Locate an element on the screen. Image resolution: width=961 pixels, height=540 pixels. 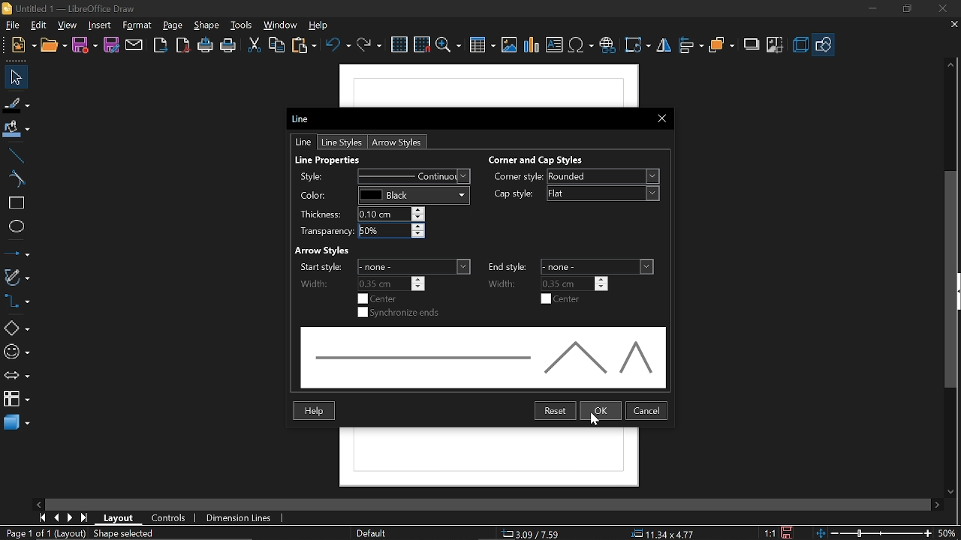
Style is located at coordinates (379, 176).